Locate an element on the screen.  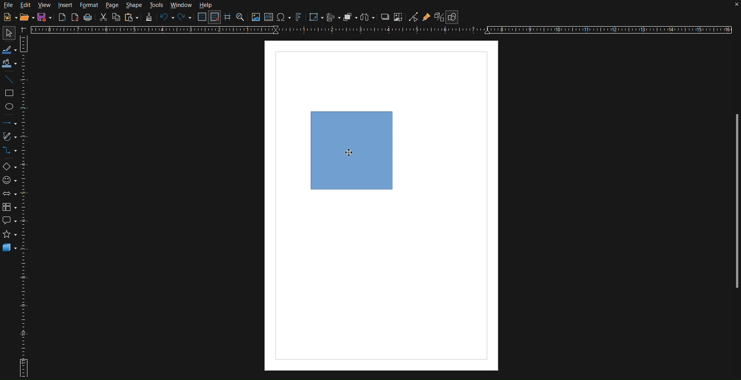
Paste is located at coordinates (132, 18).